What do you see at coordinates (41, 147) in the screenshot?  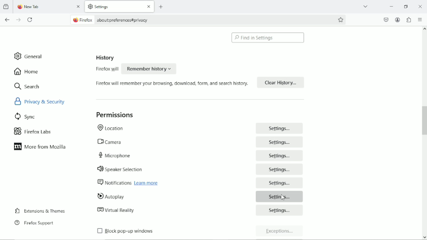 I see `more from mozilla` at bounding box center [41, 147].